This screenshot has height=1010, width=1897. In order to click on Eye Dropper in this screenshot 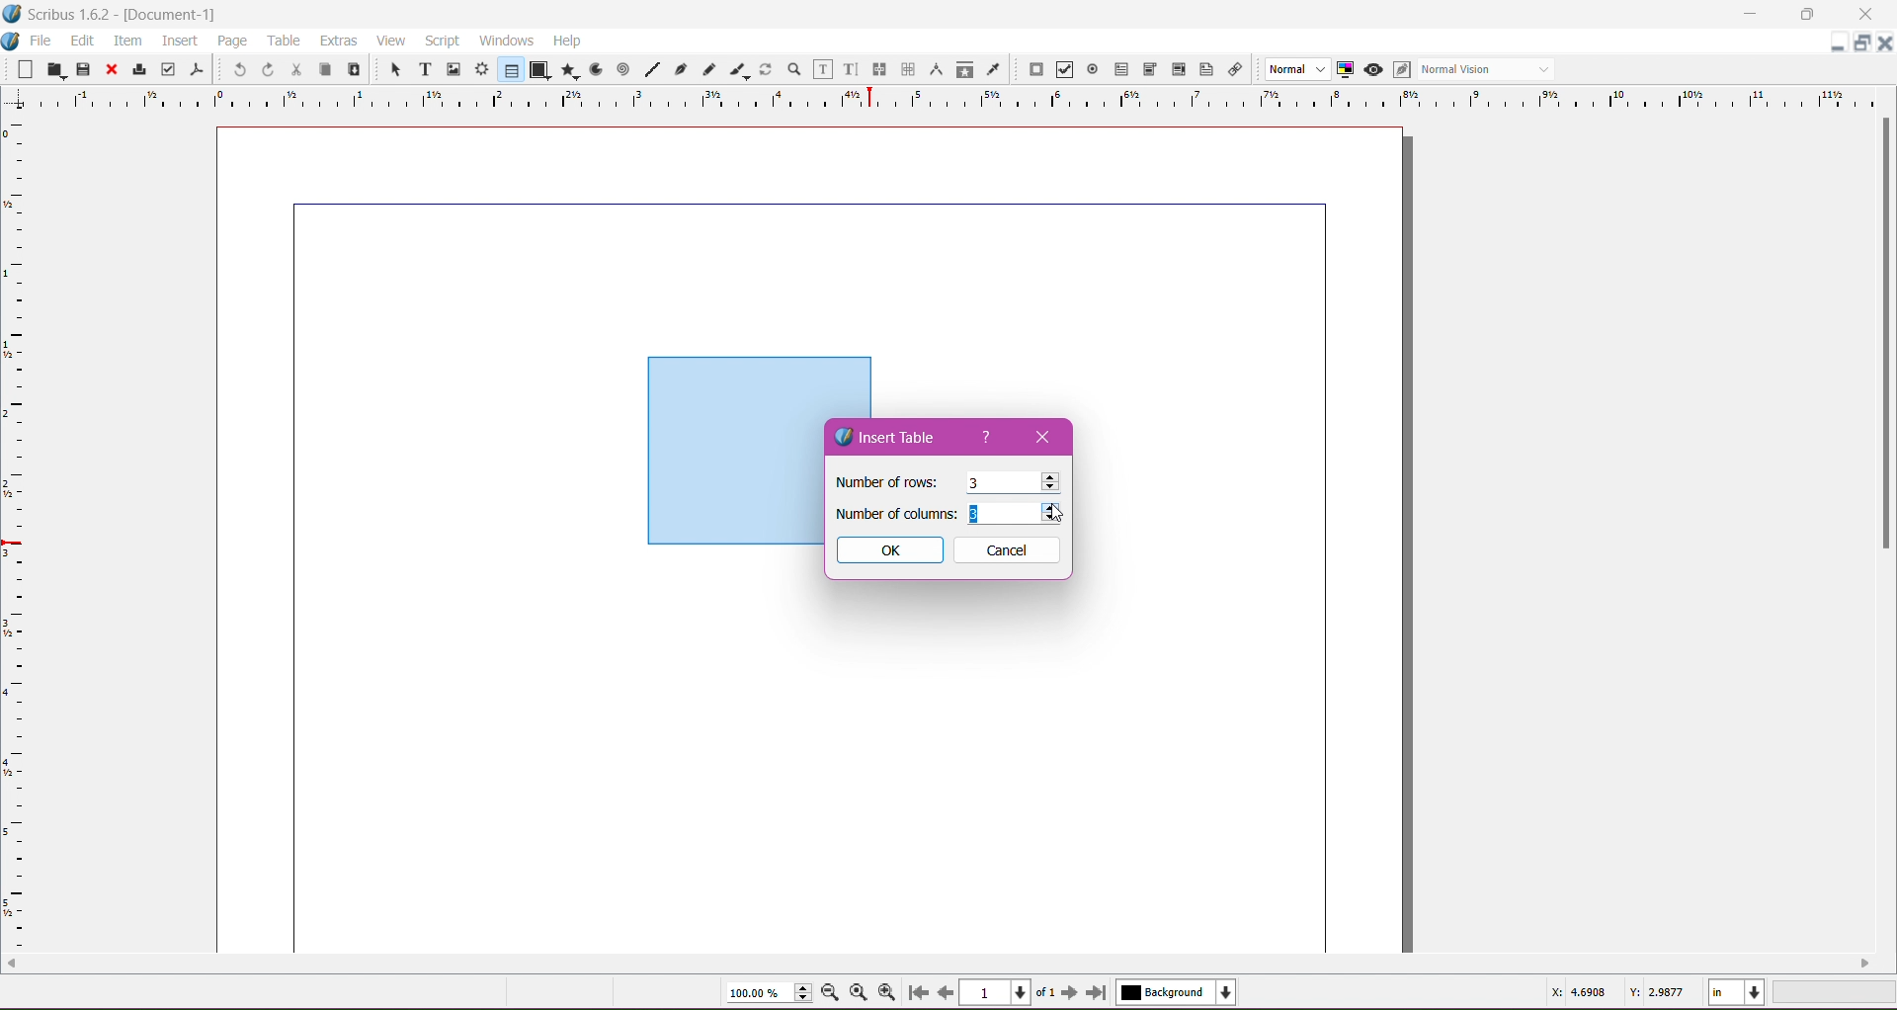, I will do `click(992, 69)`.